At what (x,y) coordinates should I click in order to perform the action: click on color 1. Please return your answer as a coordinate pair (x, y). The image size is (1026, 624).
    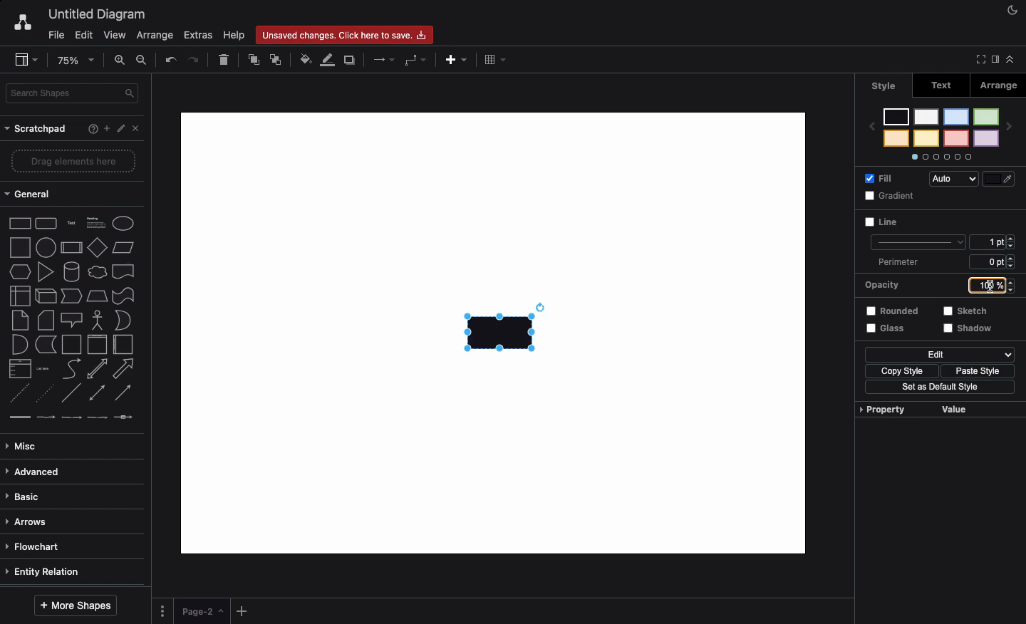
    Looking at the image, I should click on (986, 117).